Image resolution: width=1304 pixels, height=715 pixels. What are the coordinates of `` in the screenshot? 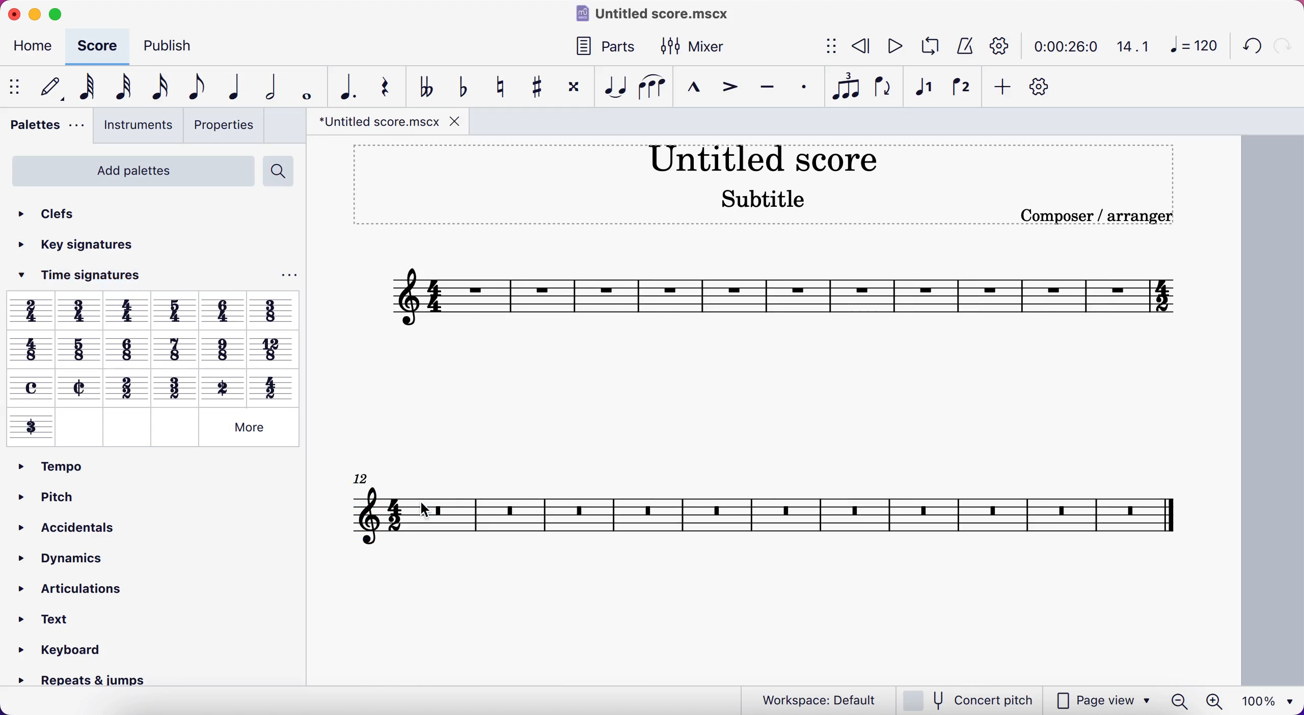 It's located at (249, 427).